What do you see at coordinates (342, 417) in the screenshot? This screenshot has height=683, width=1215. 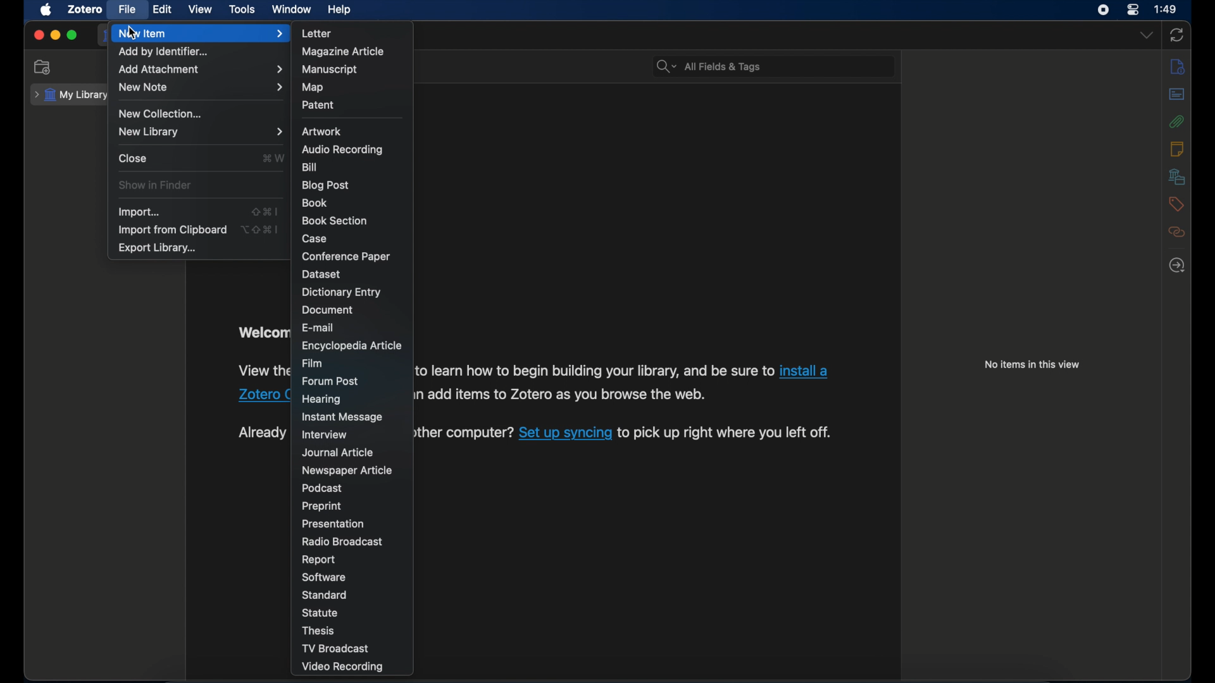 I see `instant message` at bounding box center [342, 417].